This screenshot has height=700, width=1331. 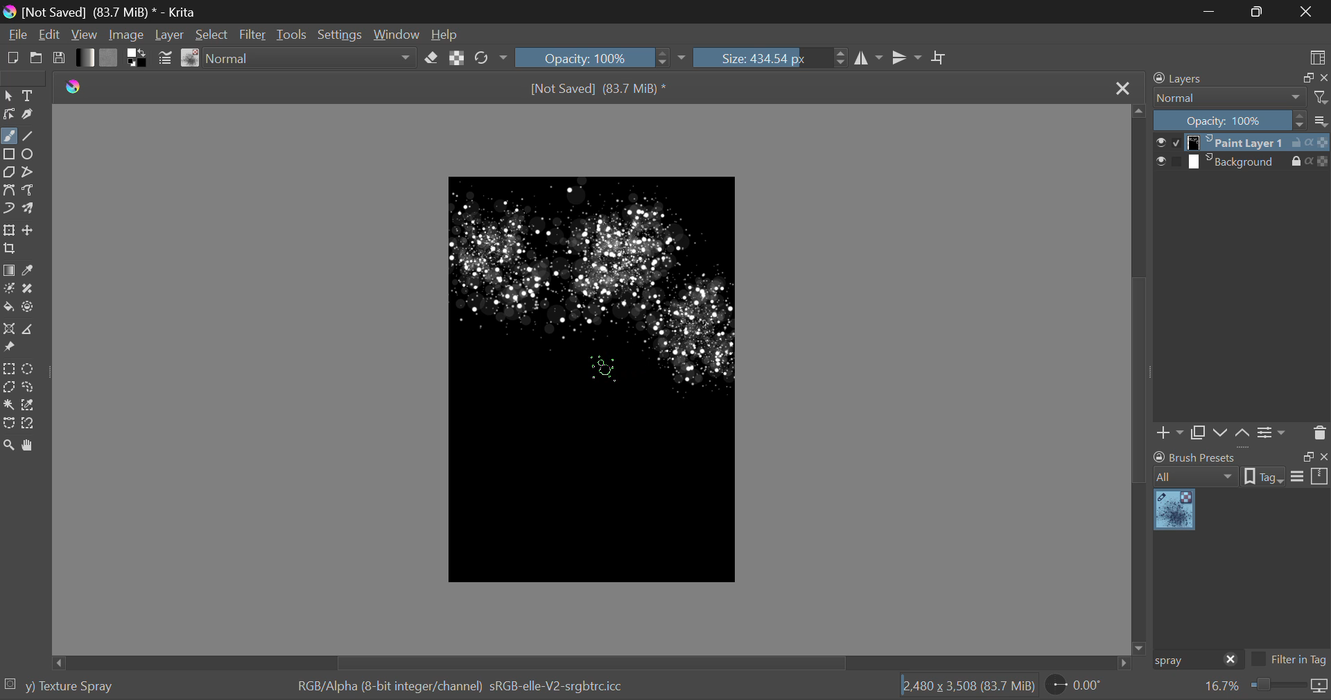 What do you see at coordinates (1310, 161) in the screenshot?
I see `actions` at bounding box center [1310, 161].